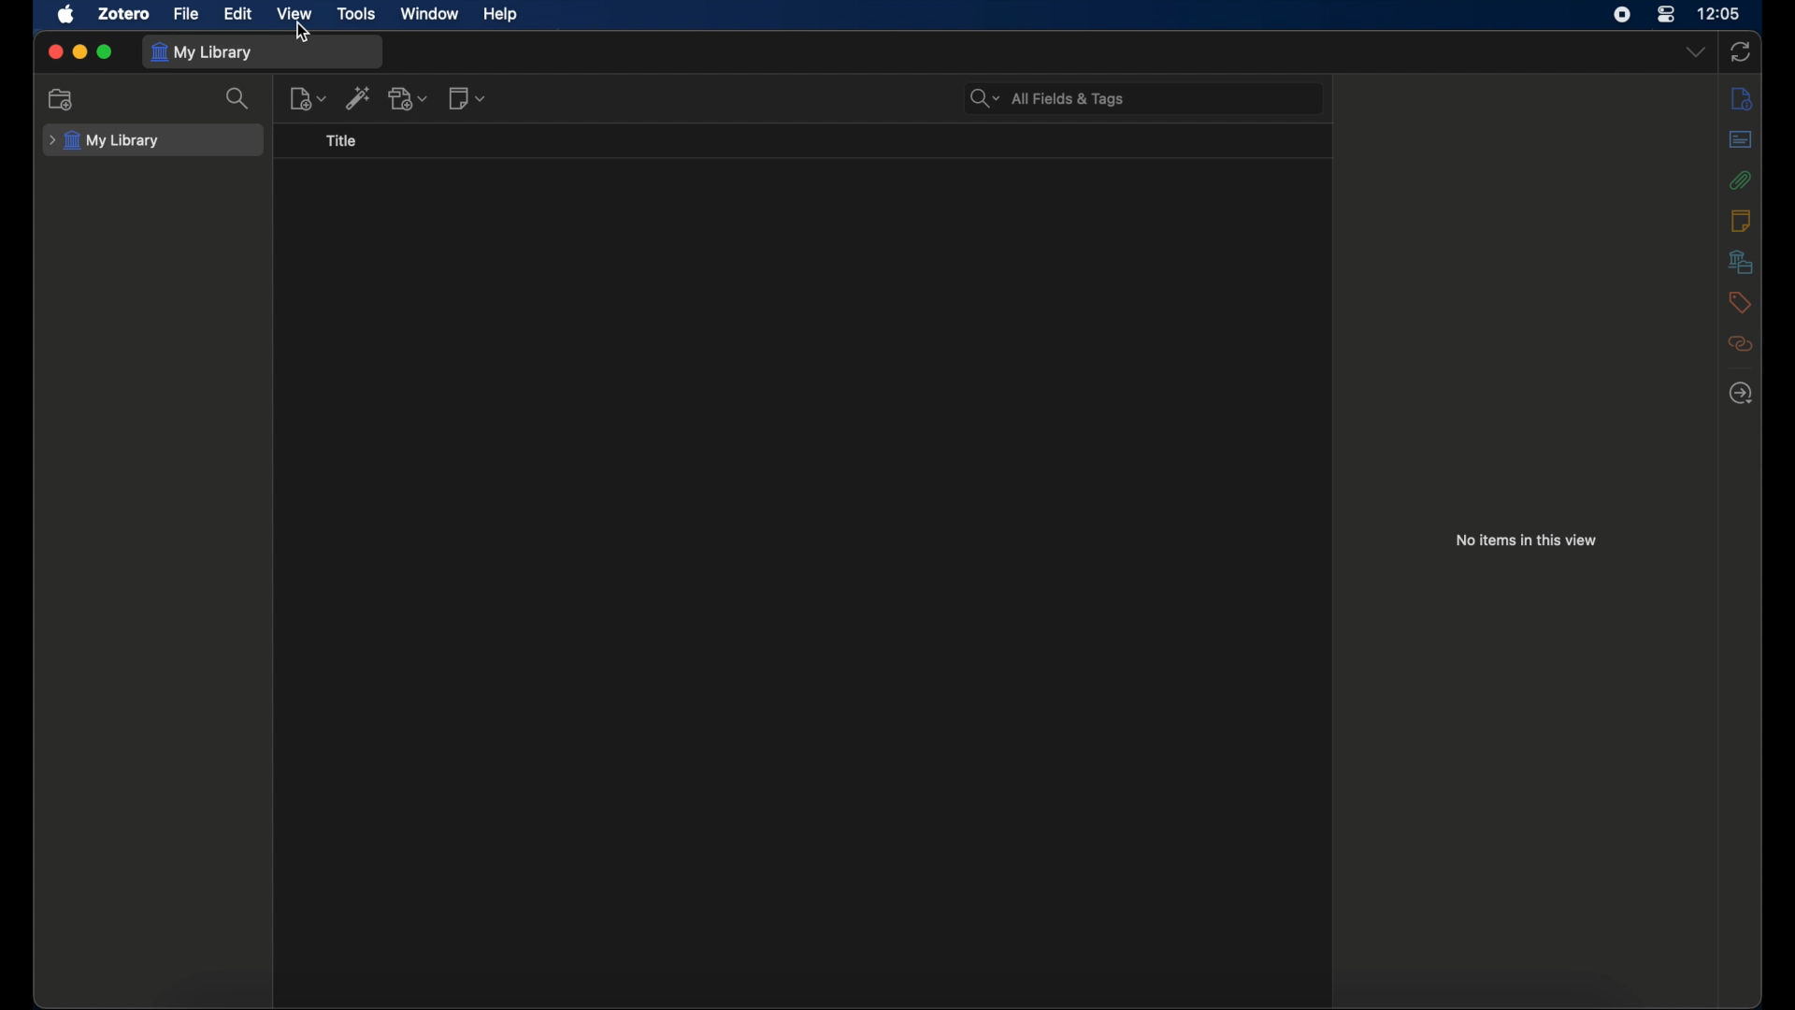  I want to click on search bar, so click(1048, 98).